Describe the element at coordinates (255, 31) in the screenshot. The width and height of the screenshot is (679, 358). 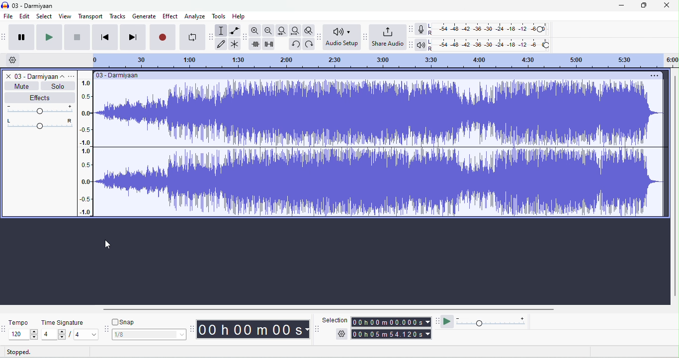
I see `zoom in` at that location.